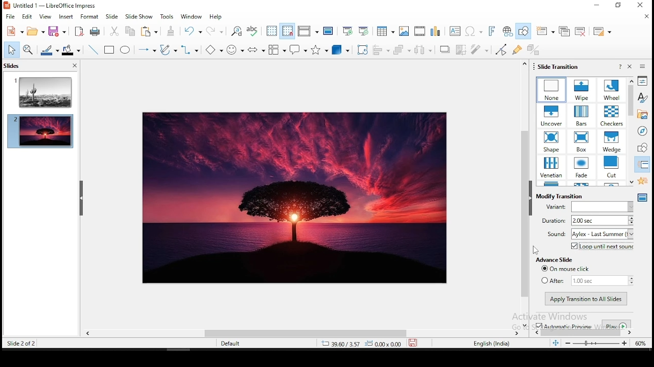 The height and width of the screenshot is (367, 654). I want to click on stars and banners, so click(320, 49).